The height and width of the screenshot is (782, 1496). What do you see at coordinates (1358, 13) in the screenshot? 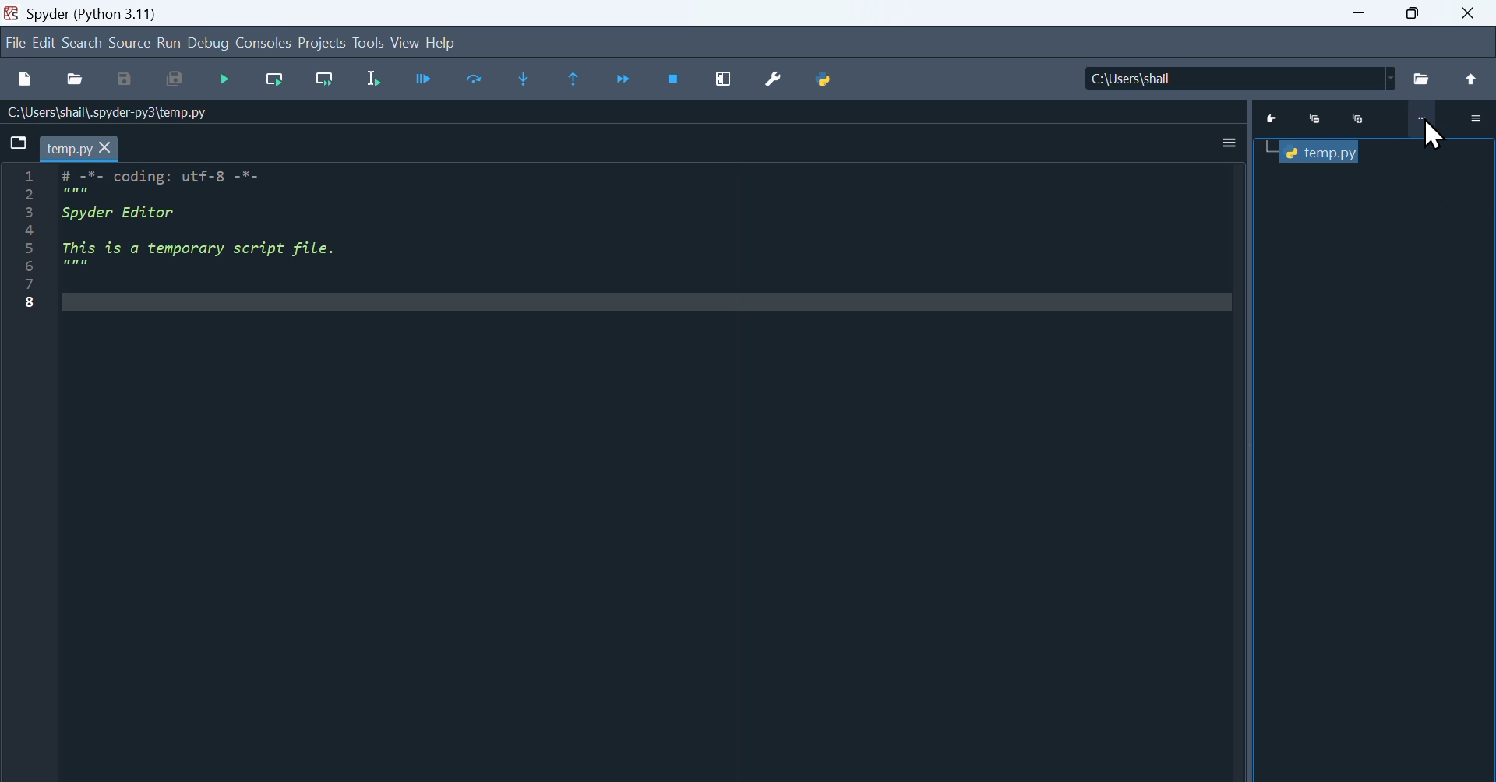
I see `minimize` at bounding box center [1358, 13].